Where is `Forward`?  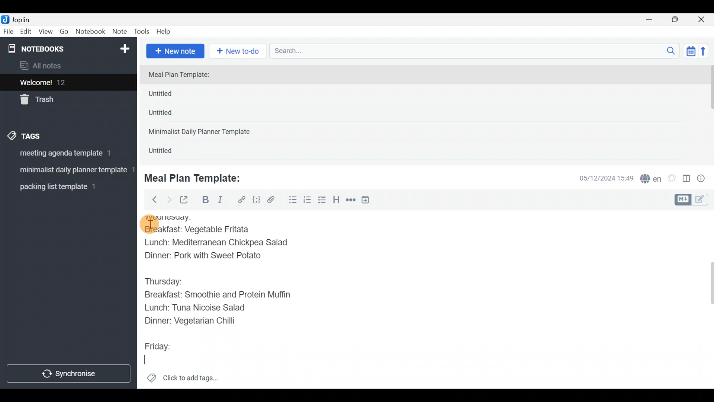 Forward is located at coordinates (169, 200).